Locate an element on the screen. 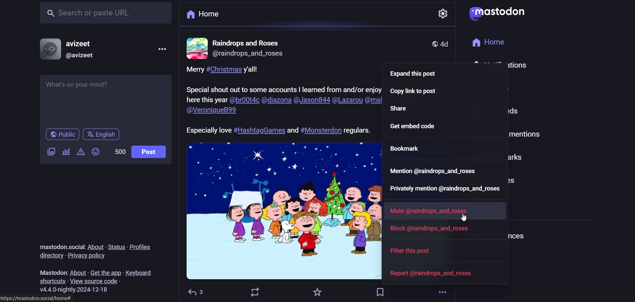 The image size is (635, 302). post text is located at coordinates (283, 80).